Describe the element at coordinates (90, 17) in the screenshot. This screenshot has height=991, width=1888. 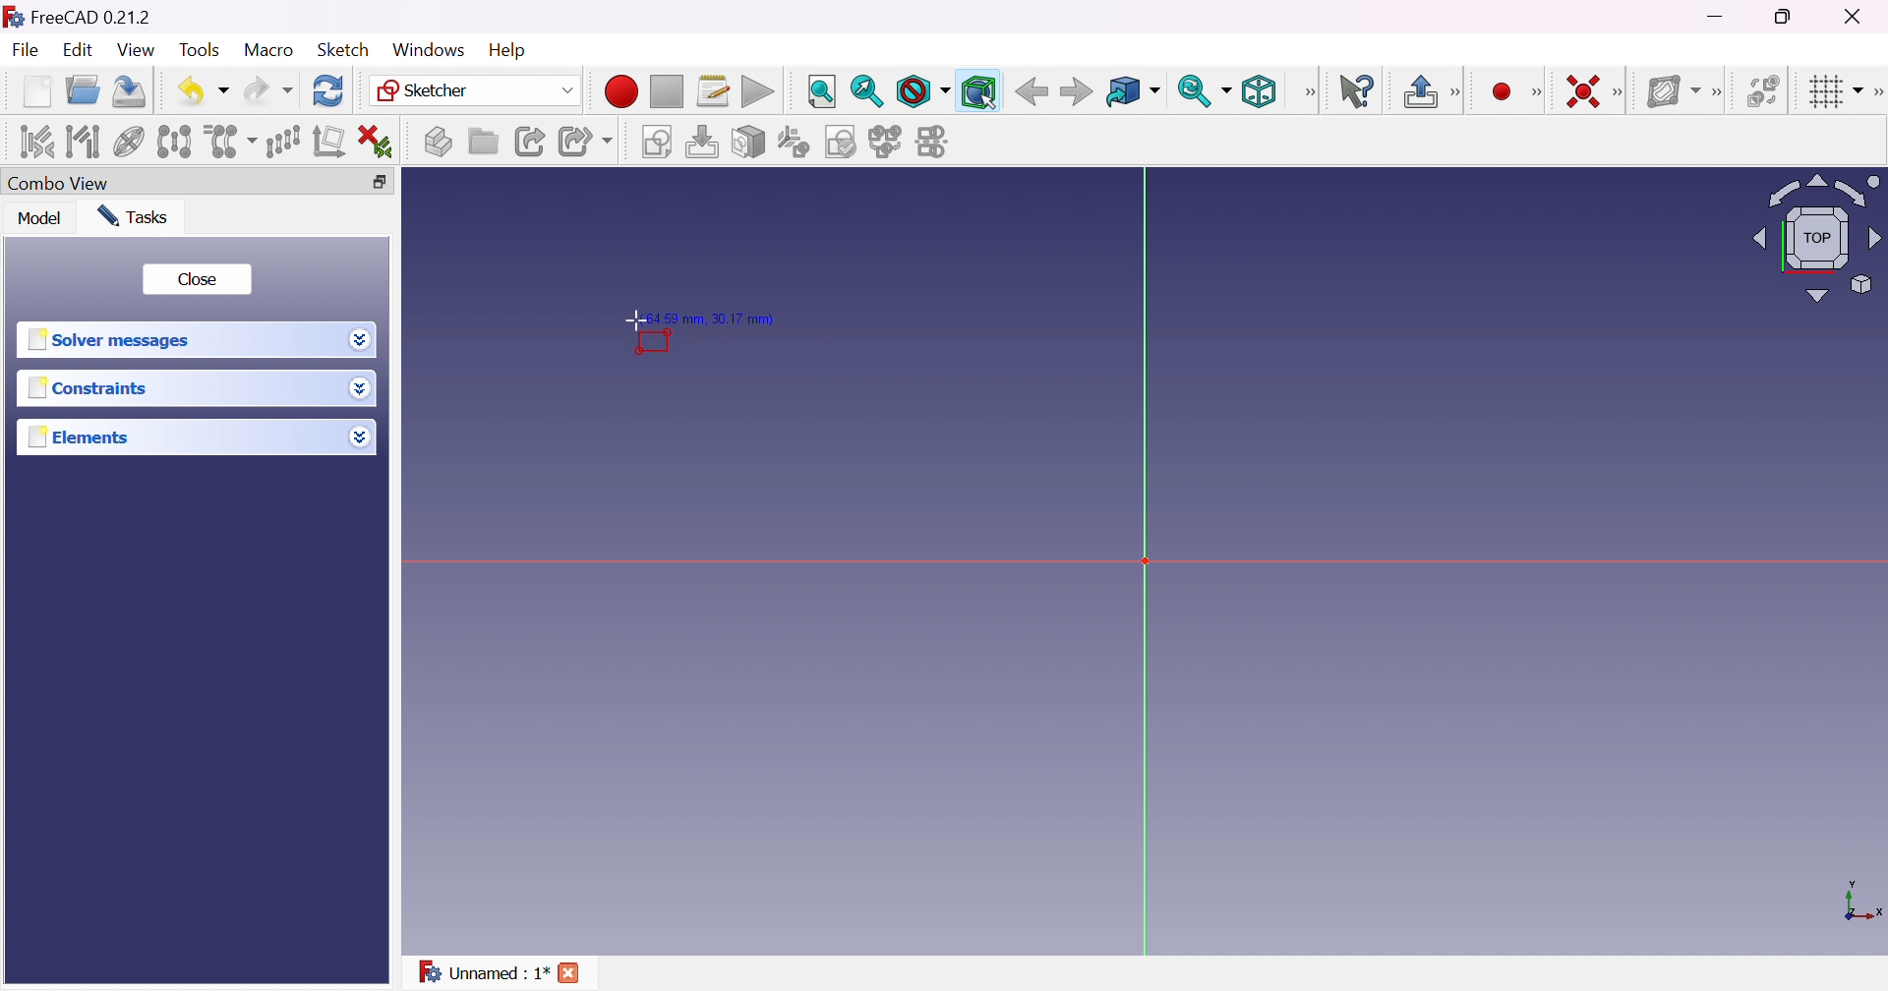
I see `FreeCAD 0.21.2` at that location.